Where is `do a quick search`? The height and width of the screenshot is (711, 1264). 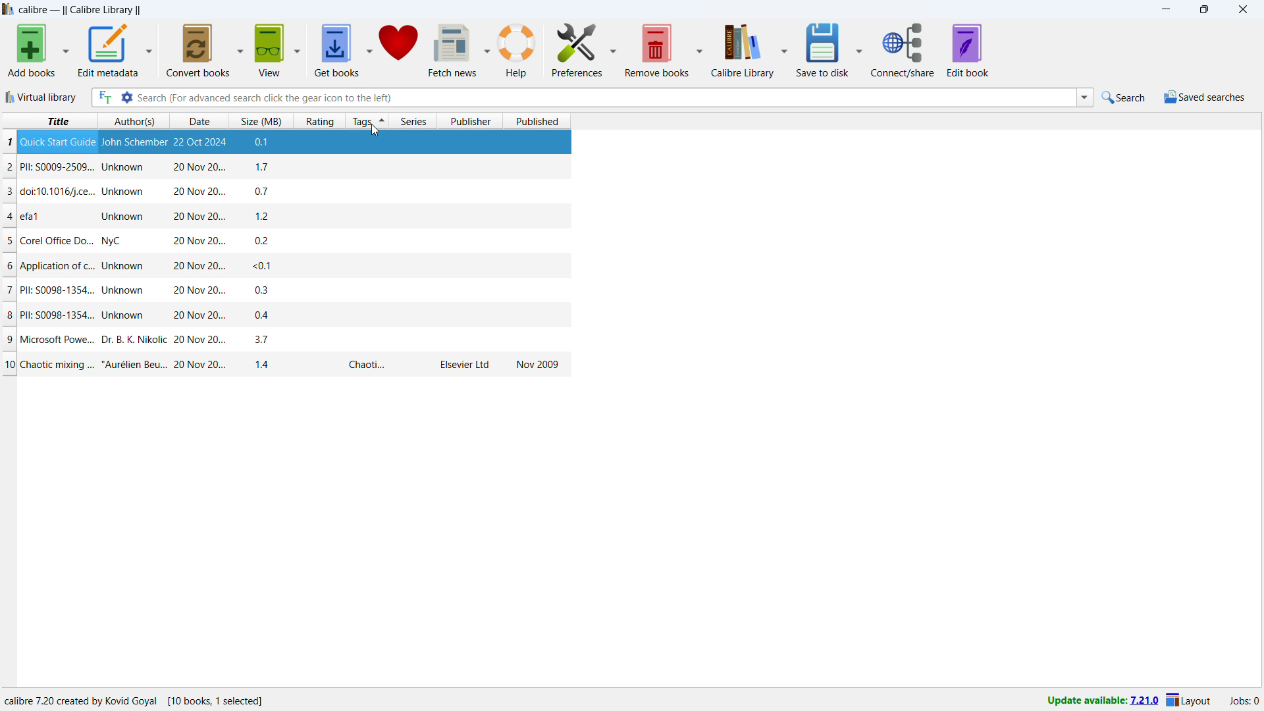 do a quick search is located at coordinates (1125, 98).